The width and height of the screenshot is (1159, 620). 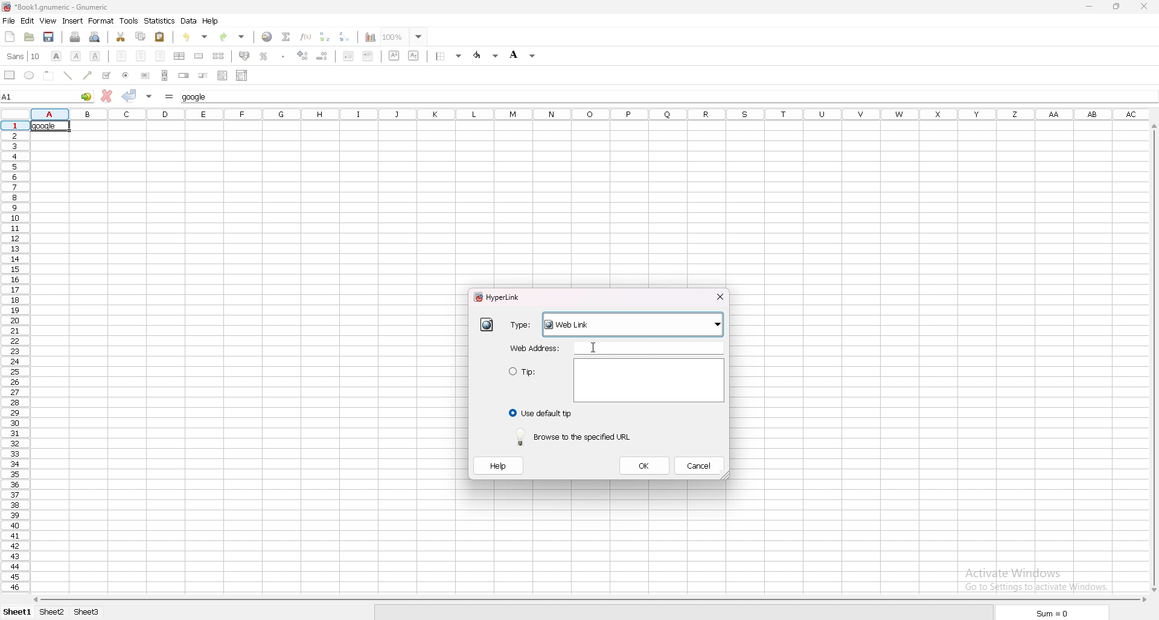 I want to click on list, so click(x=222, y=75).